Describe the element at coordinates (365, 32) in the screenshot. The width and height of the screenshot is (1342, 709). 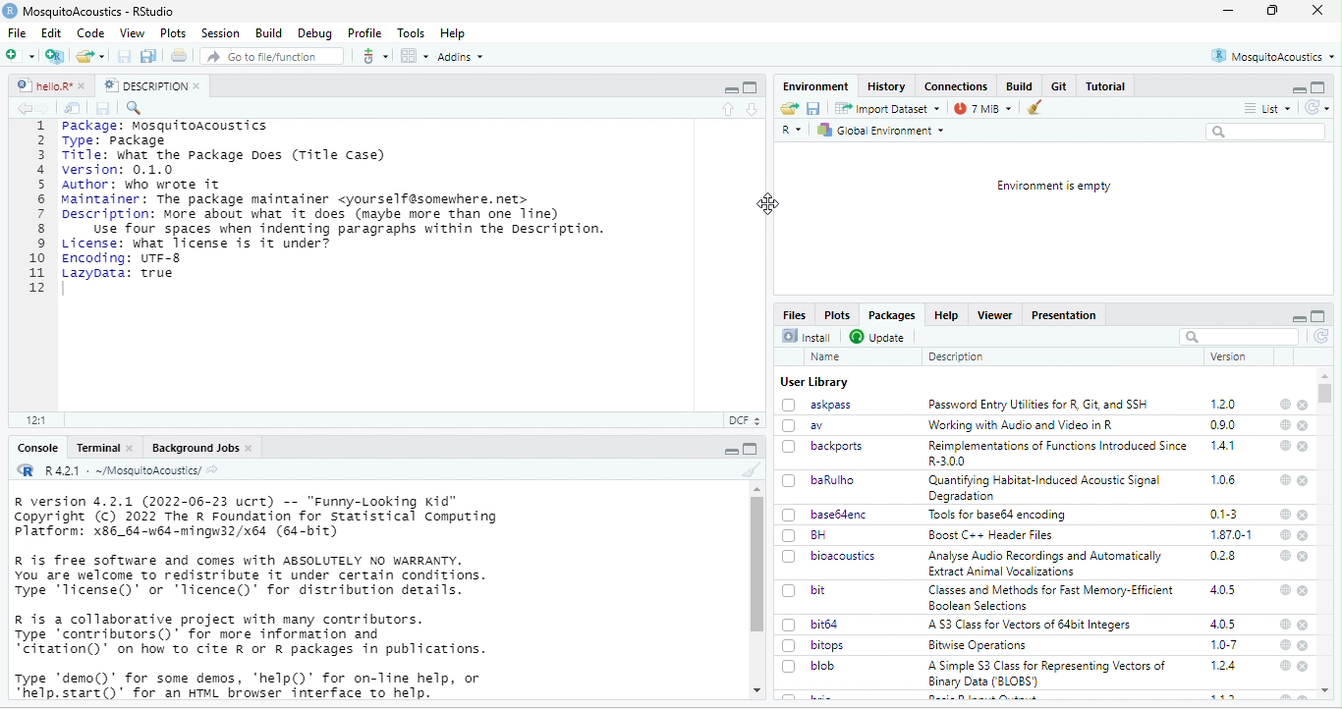
I see `Profile` at that location.